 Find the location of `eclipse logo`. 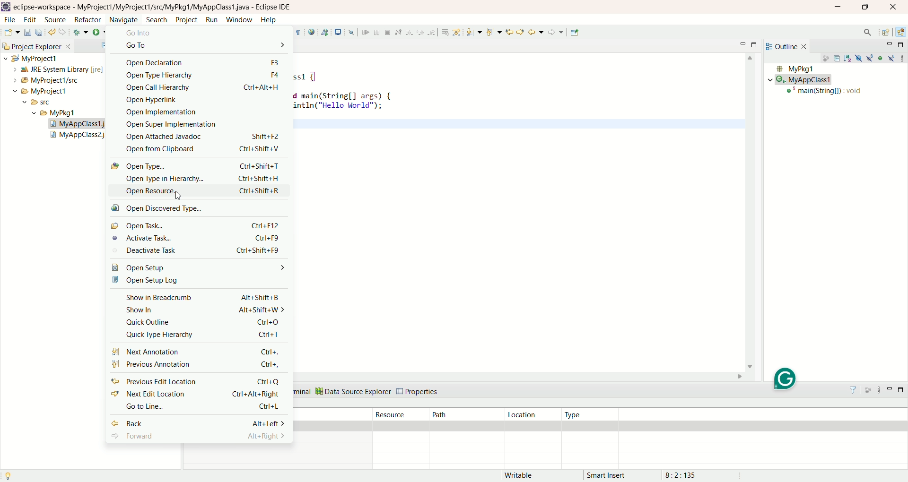

eclipse logo is located at coordinates (6, 7).